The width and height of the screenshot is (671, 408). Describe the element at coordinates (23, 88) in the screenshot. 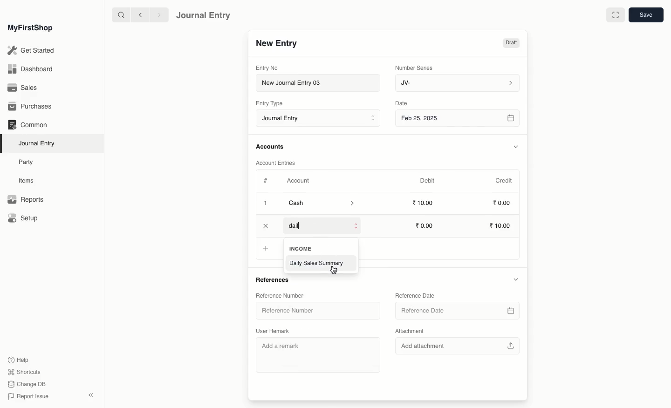

I see `Sales` at that location.